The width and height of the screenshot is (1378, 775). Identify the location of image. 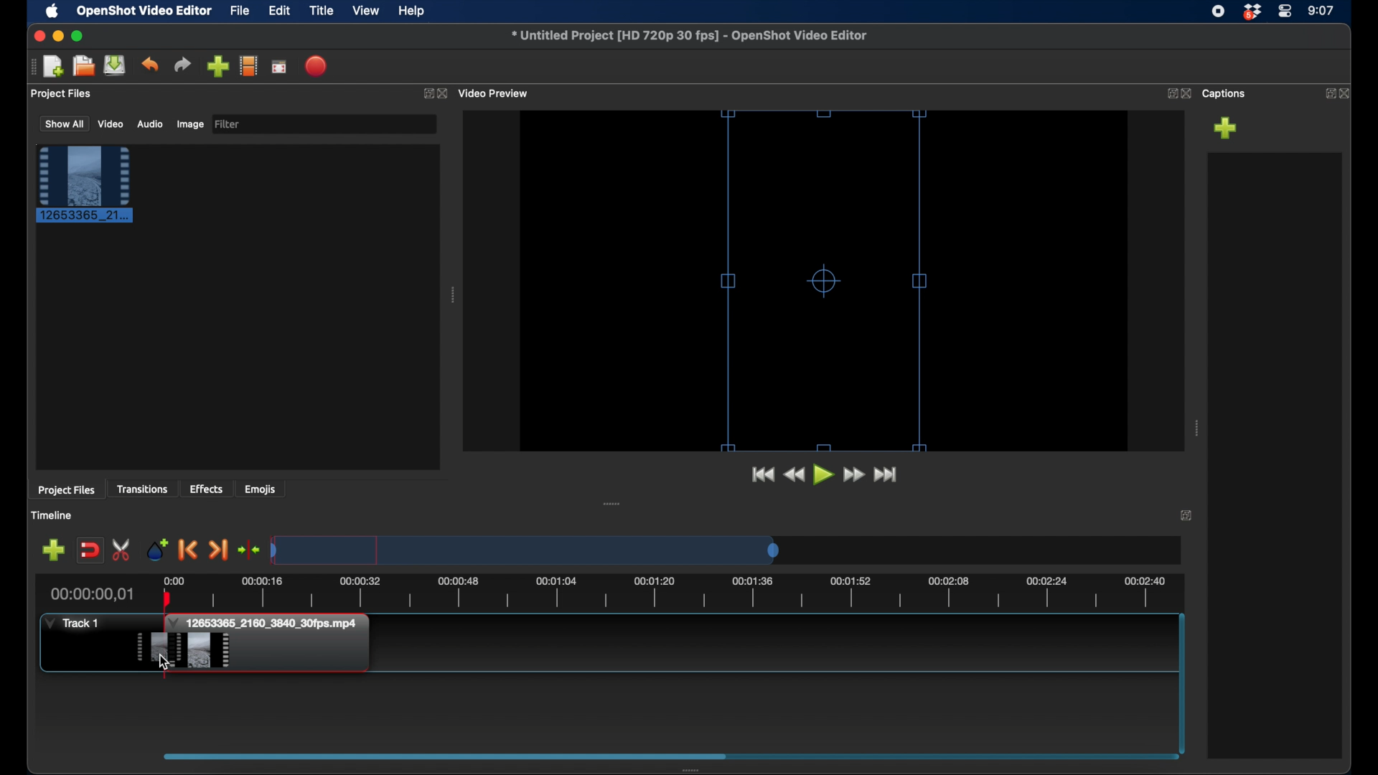
(189, 124).